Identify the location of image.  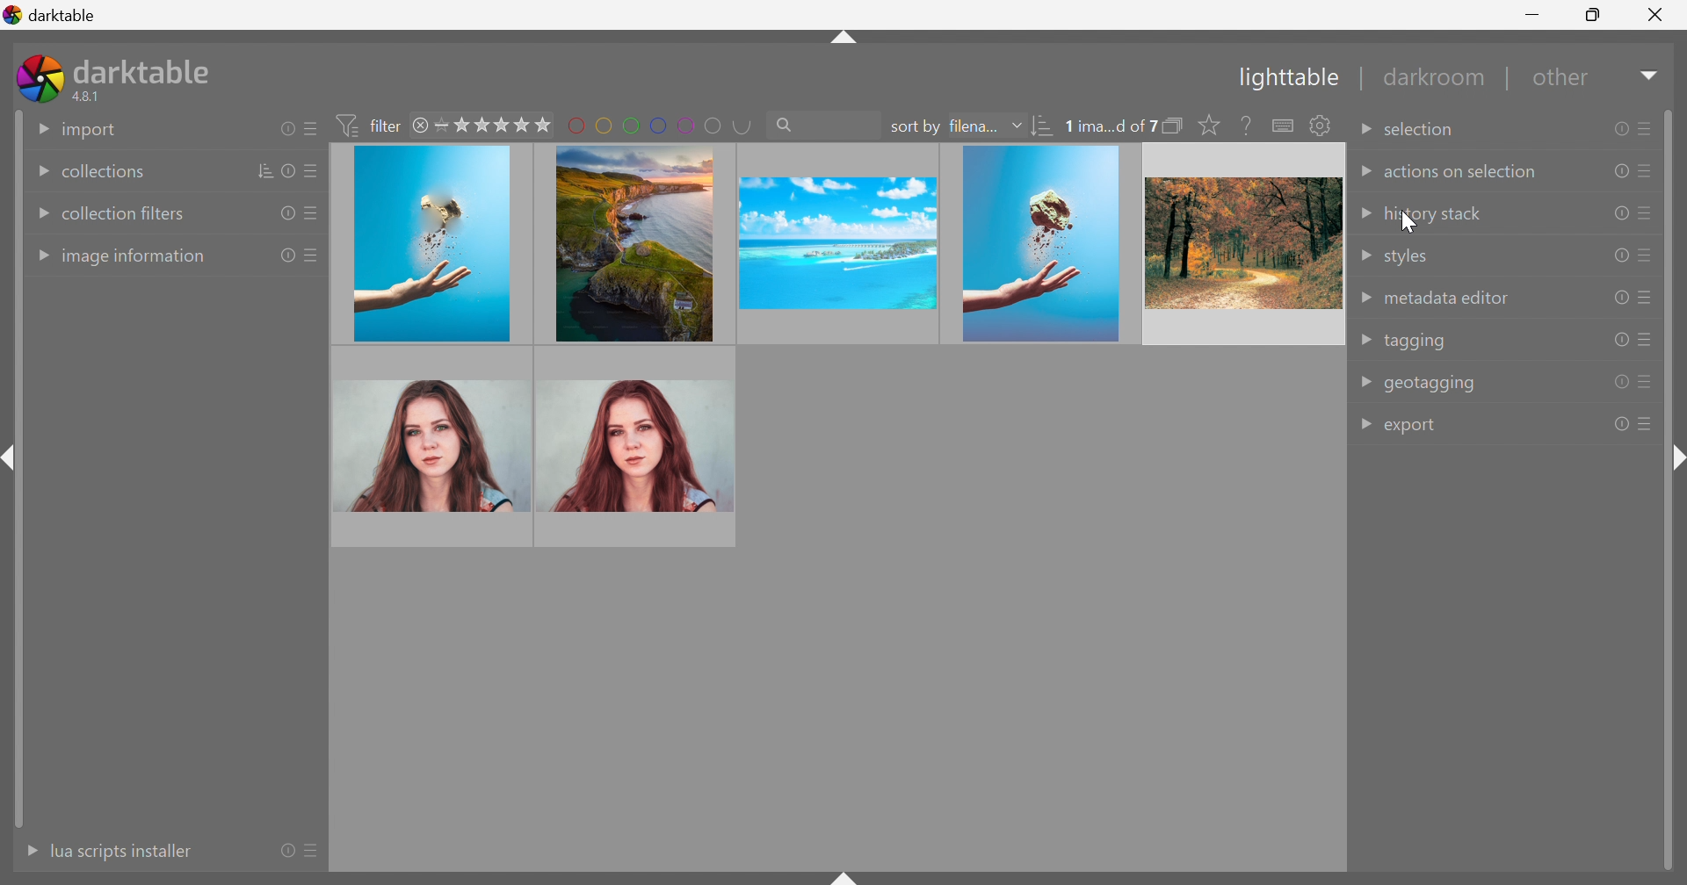
(1041, 244).